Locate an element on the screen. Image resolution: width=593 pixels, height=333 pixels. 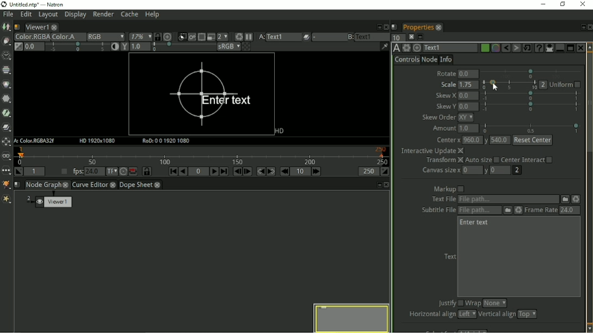
Centers the node is located at coordinates (417, 48).